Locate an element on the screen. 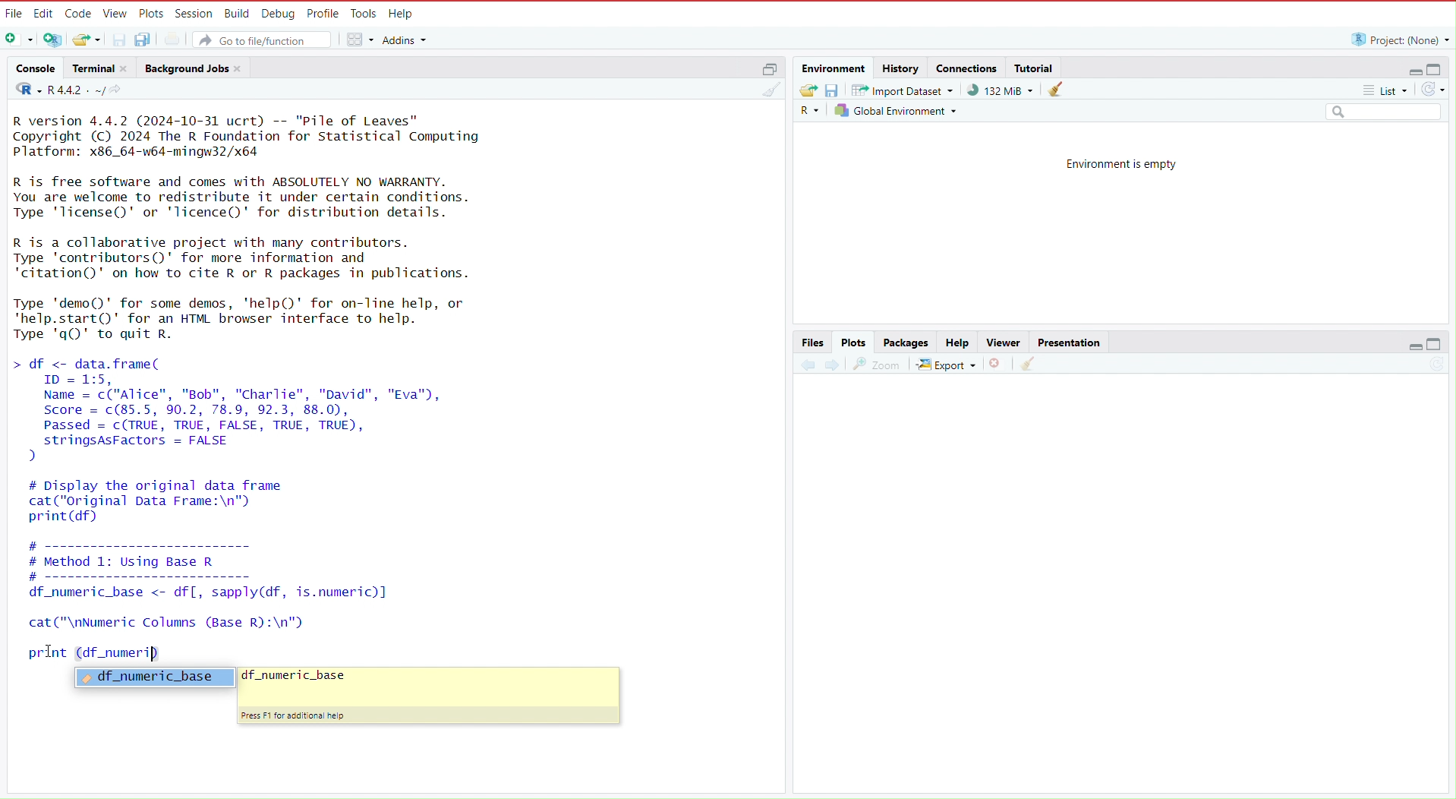 The width and height of the screenshot is (1456, 799). export is located at coordinates (947, 364).